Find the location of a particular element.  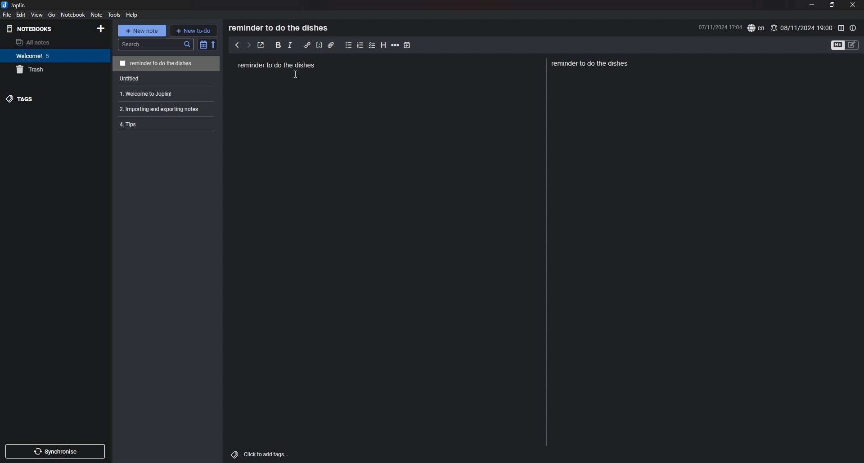

note is located at coordinates (96, 15).